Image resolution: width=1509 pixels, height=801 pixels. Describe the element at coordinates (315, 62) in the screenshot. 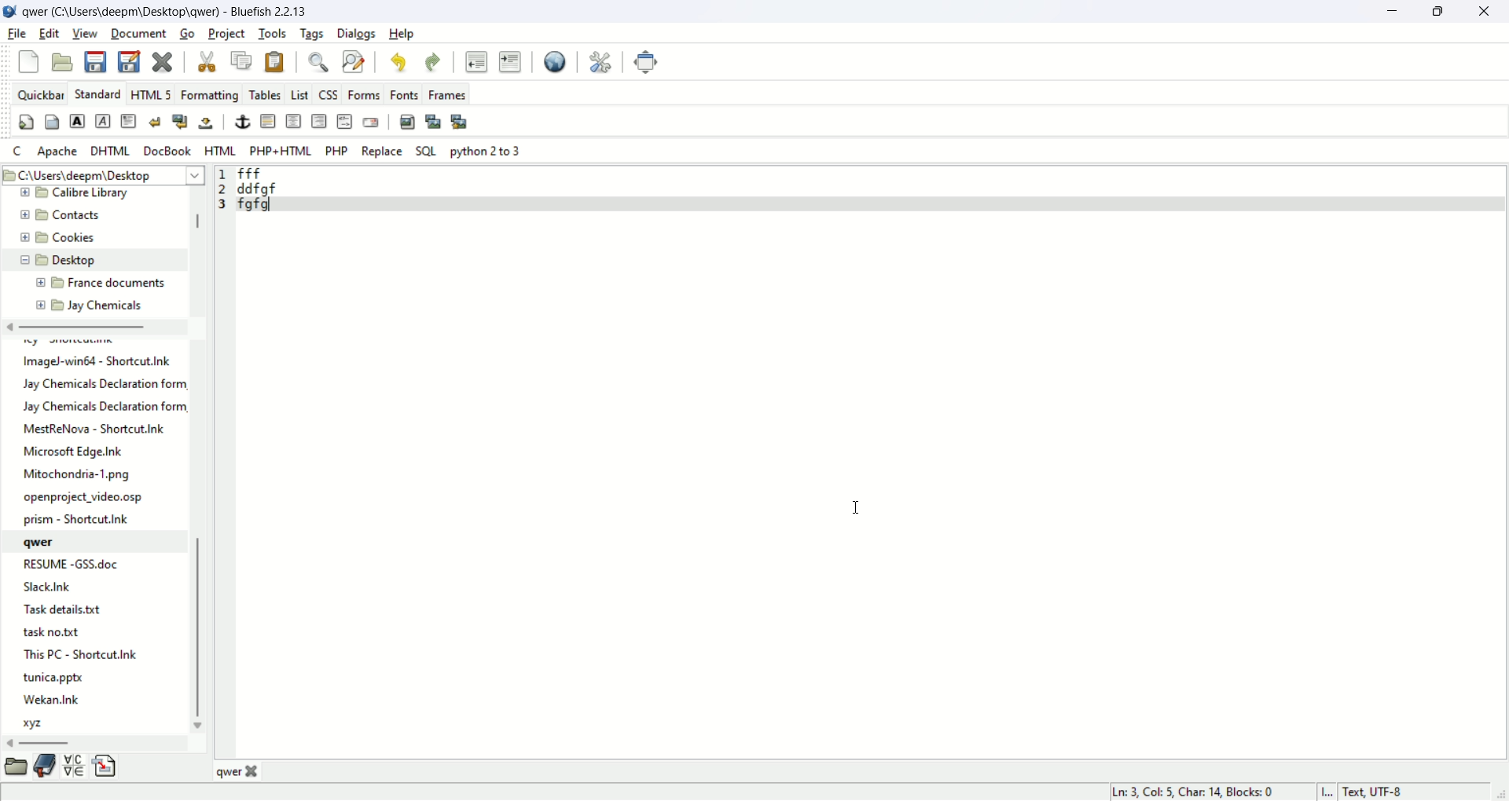

I see `show find bar` at that location.